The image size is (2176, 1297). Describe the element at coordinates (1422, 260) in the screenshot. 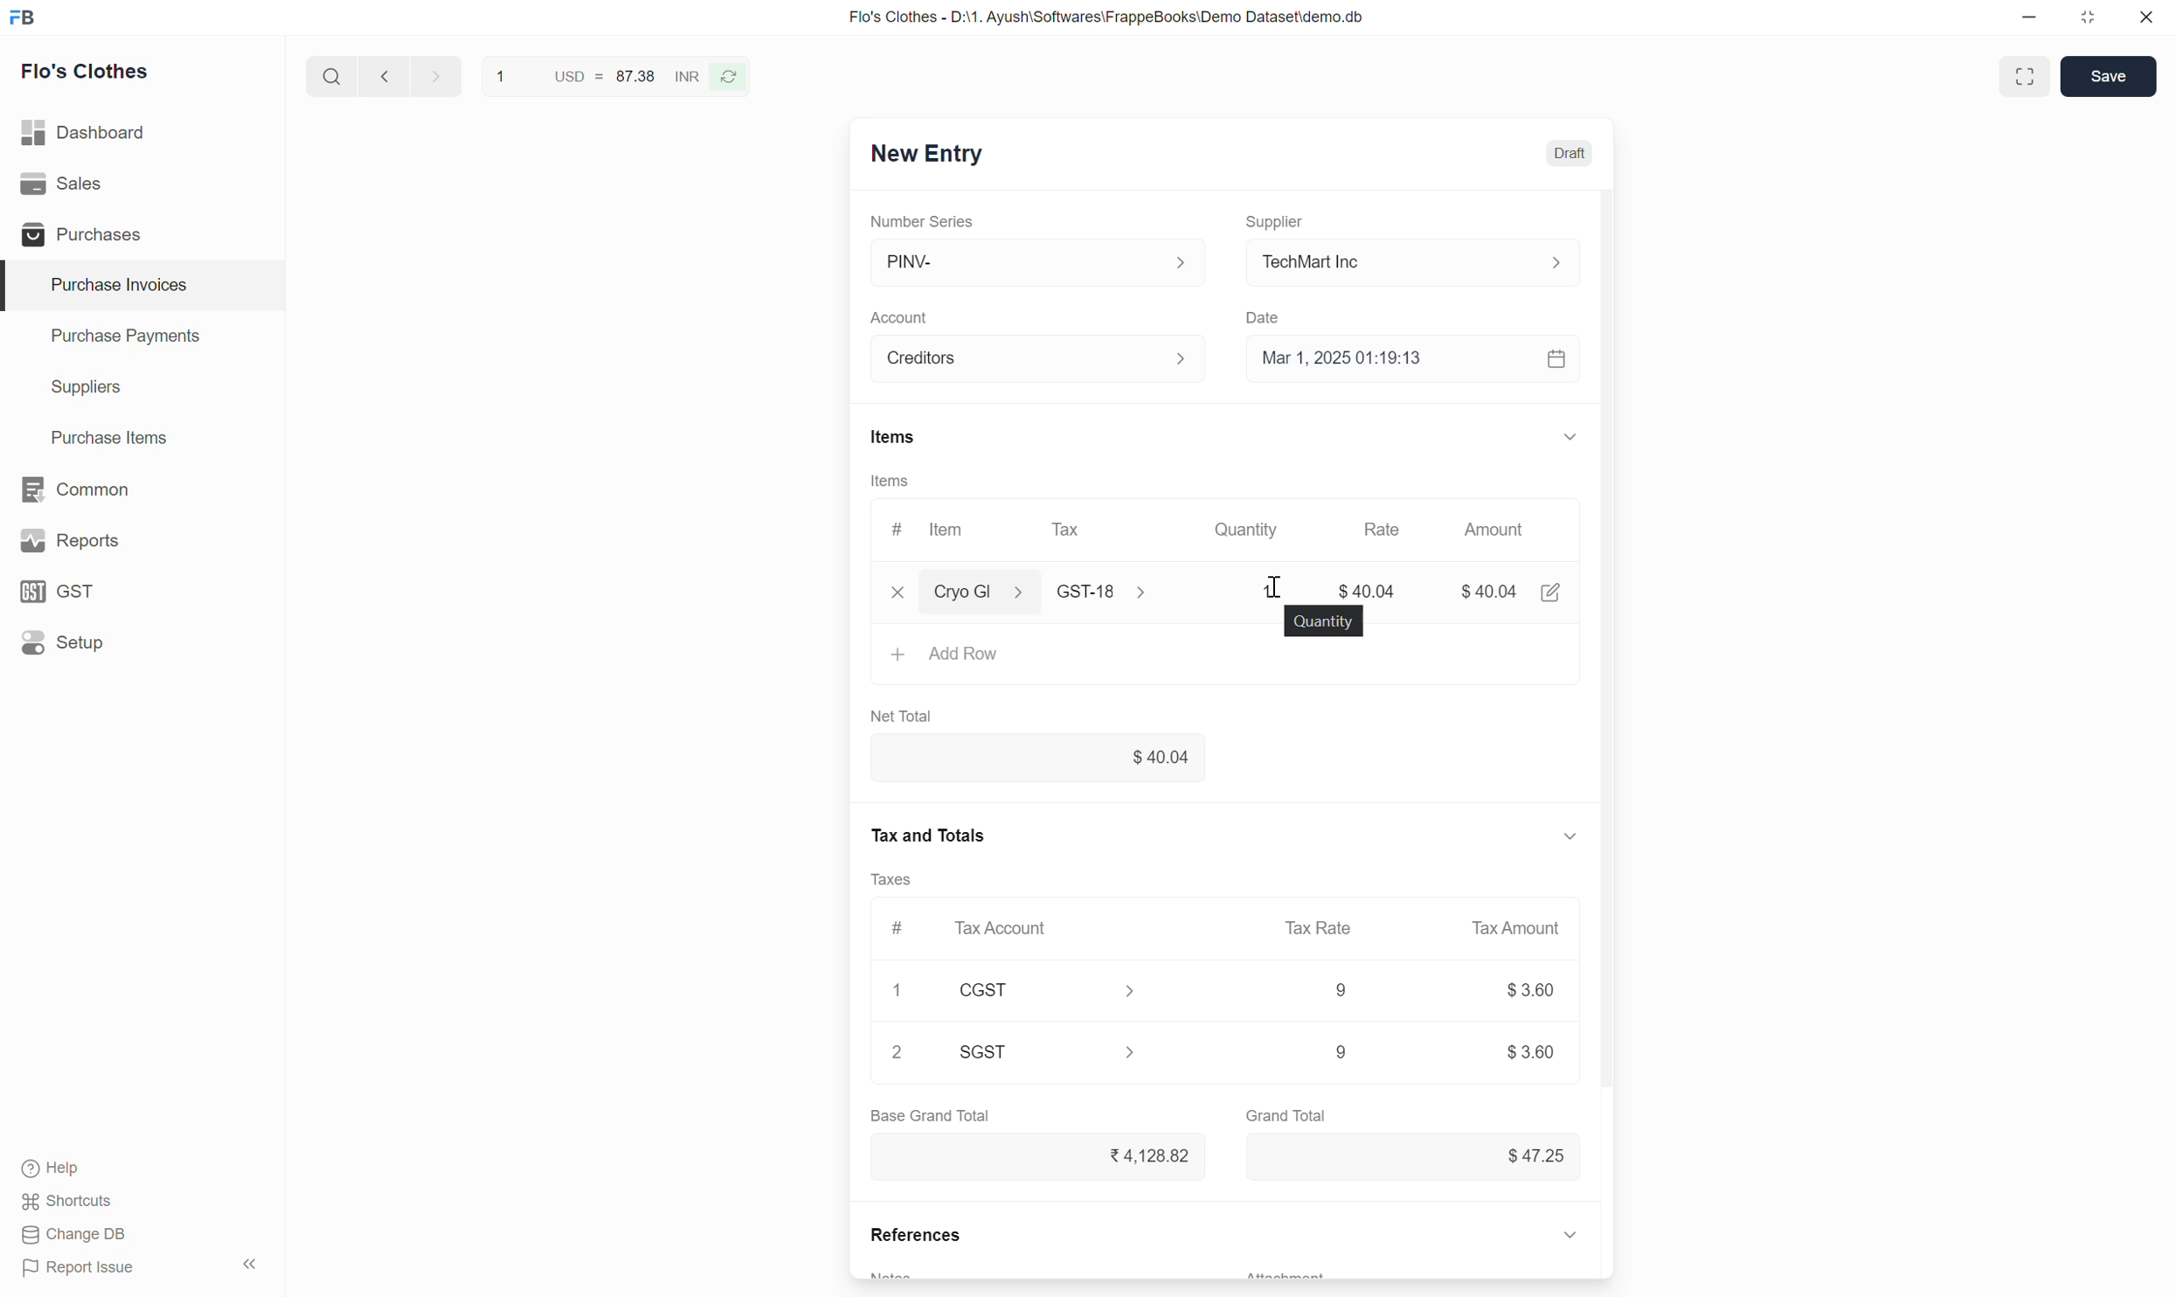

I see `TechMart Inc.` at that location.